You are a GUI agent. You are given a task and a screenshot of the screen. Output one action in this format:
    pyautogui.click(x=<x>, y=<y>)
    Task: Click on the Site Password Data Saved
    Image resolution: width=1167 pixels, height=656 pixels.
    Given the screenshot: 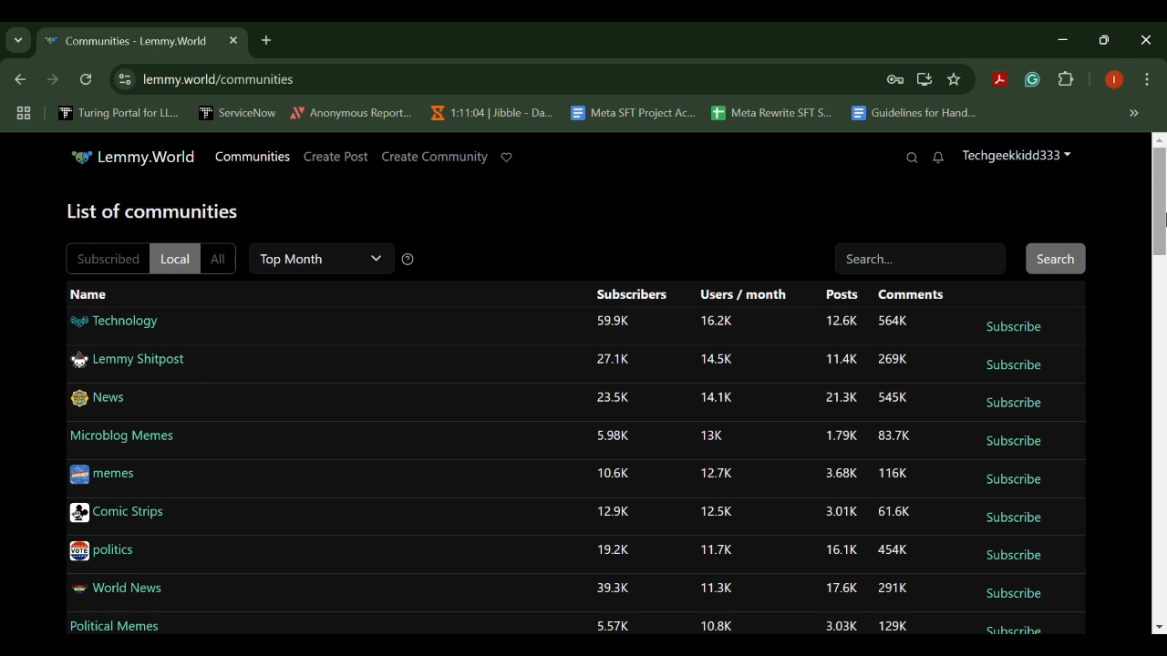 What is the action you would take?
    pyautogui.click(x=895, y=80)
    